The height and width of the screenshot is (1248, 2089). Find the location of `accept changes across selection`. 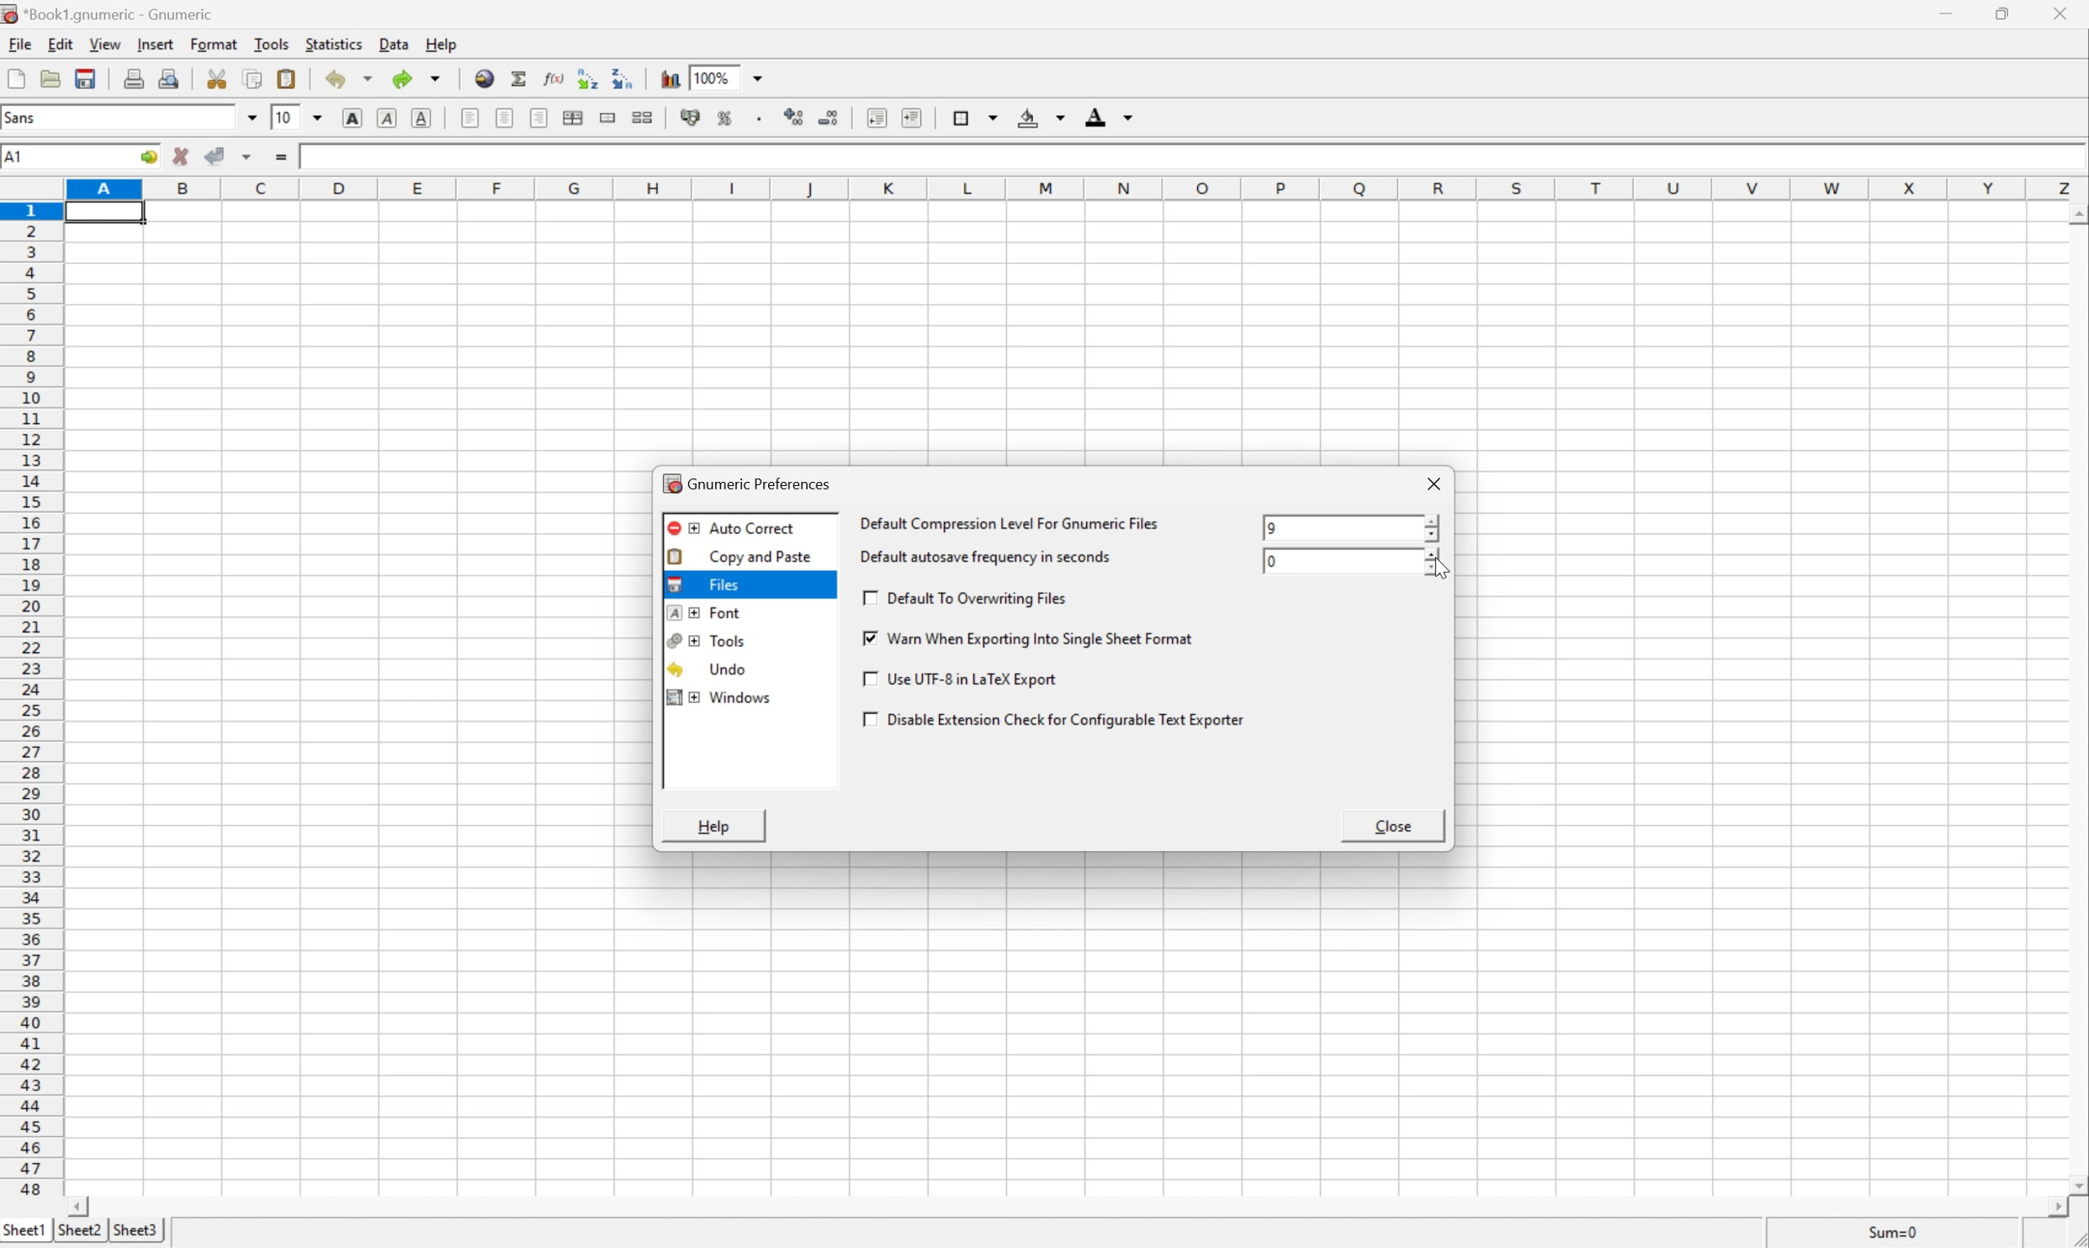

accept changes across selection is located at coordinates (232, 151).